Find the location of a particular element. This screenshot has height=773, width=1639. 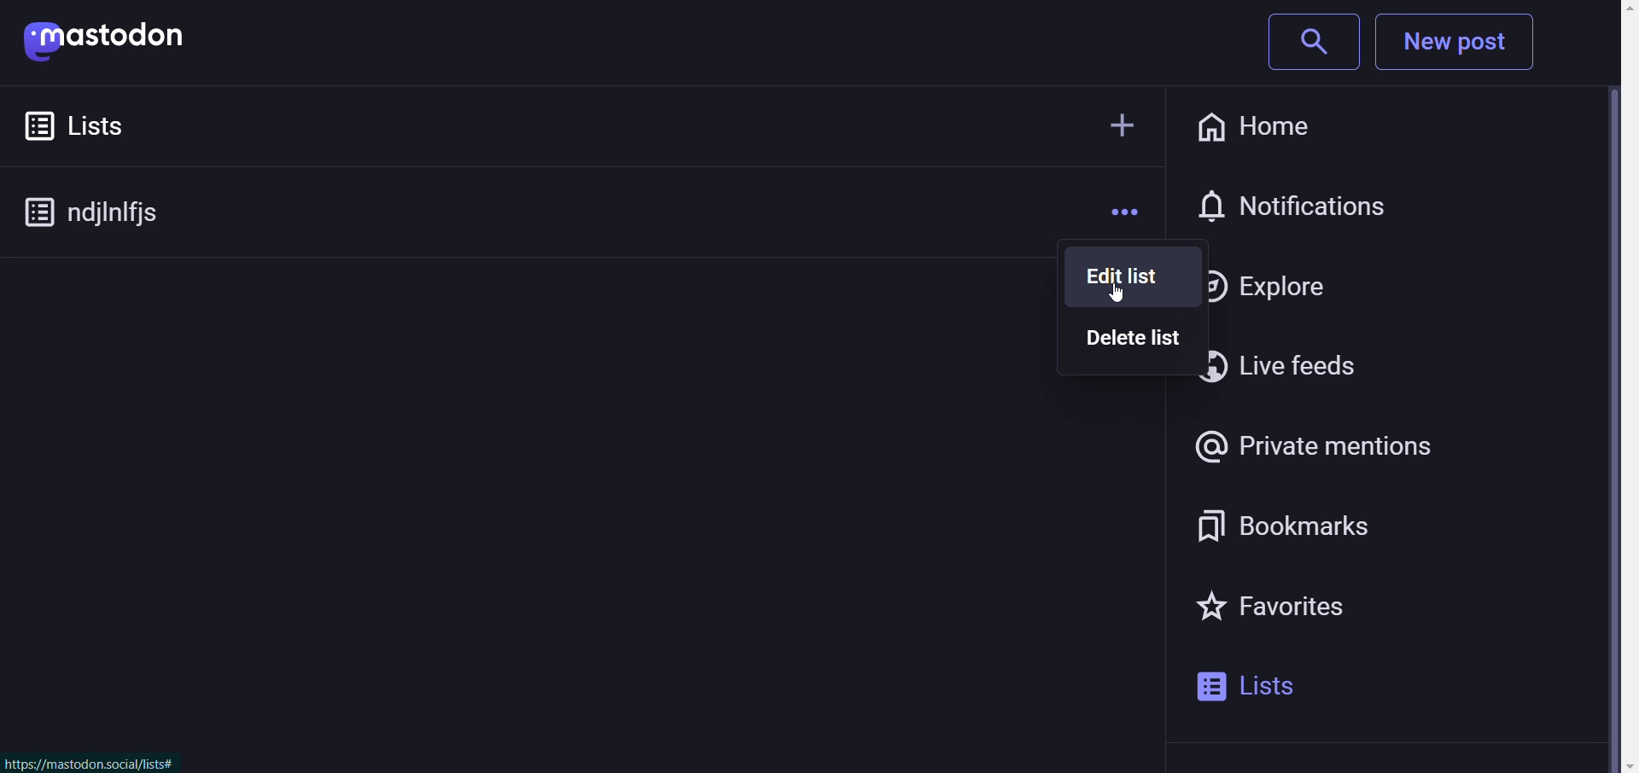

home is located at coordinates (1266, 126).